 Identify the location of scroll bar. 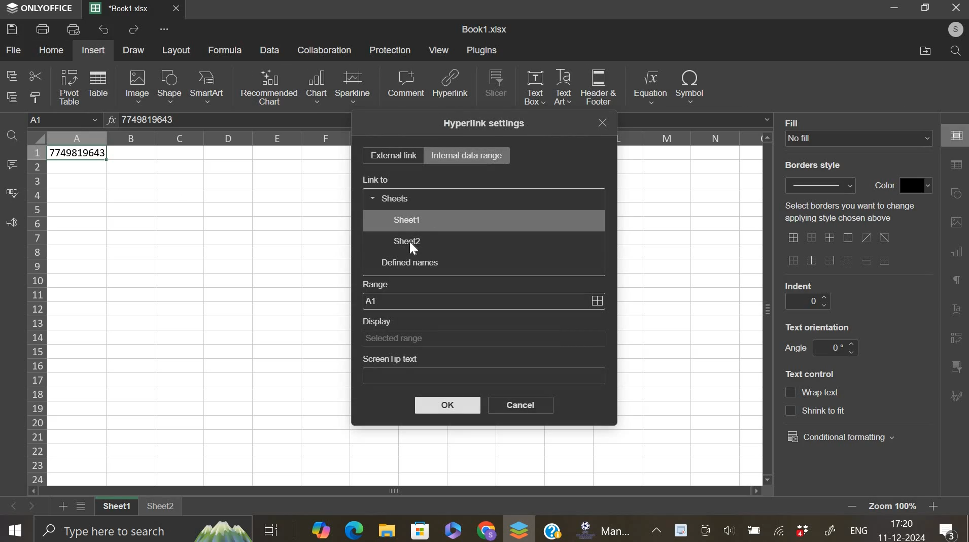
(400, 491).